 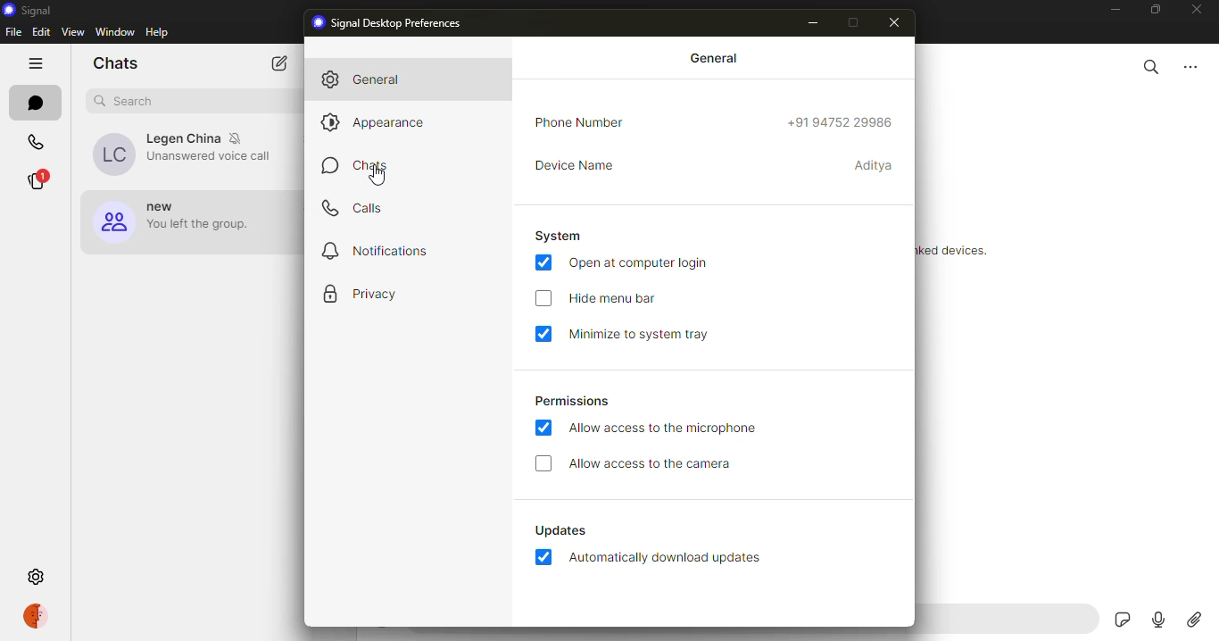 What do you see at coordinates (1151, 67) in the screenshot?
I see `search` at bounding box center [1151, 67].